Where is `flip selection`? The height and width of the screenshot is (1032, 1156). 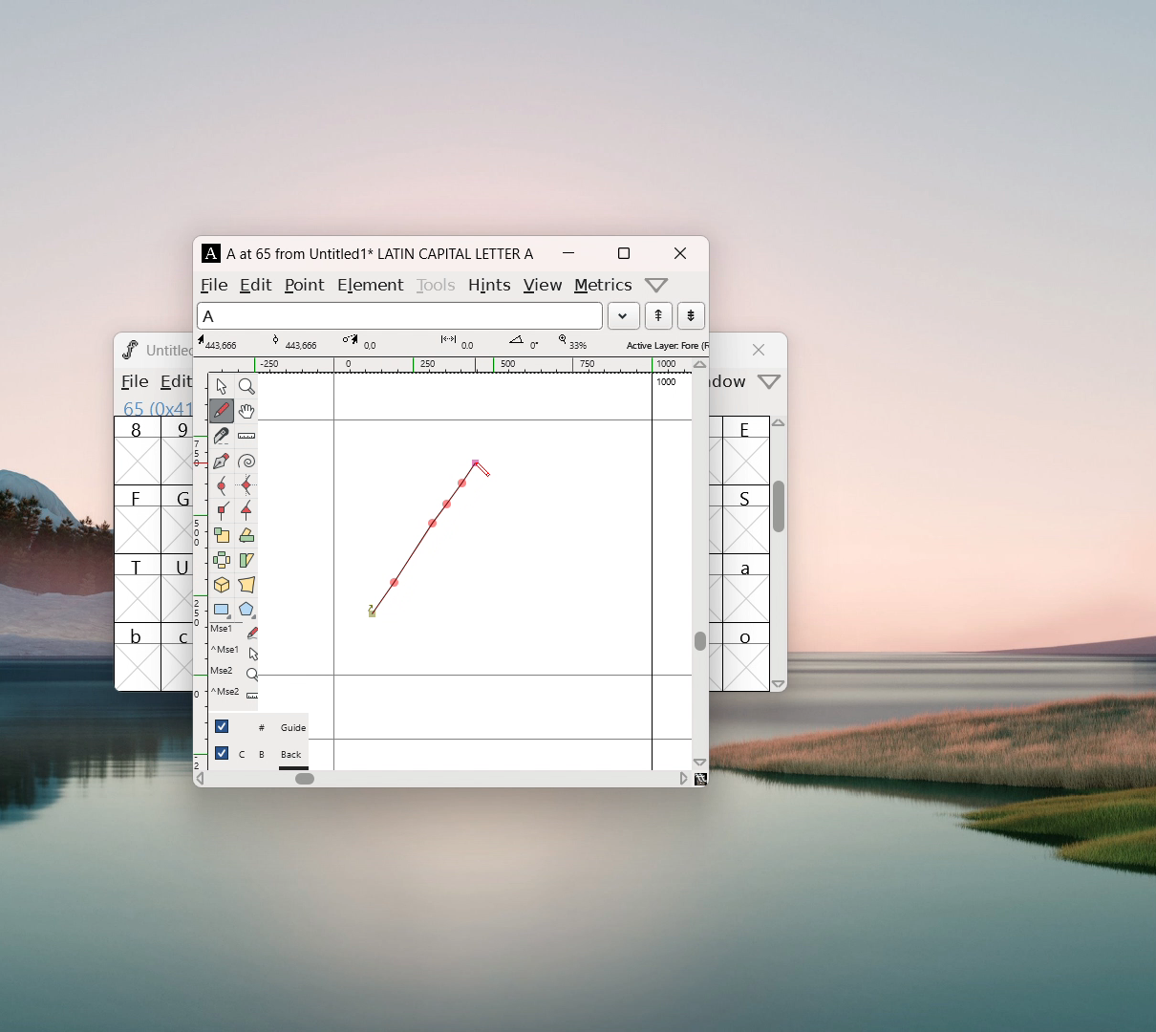 flip selection is located at coordinates (222, 563).